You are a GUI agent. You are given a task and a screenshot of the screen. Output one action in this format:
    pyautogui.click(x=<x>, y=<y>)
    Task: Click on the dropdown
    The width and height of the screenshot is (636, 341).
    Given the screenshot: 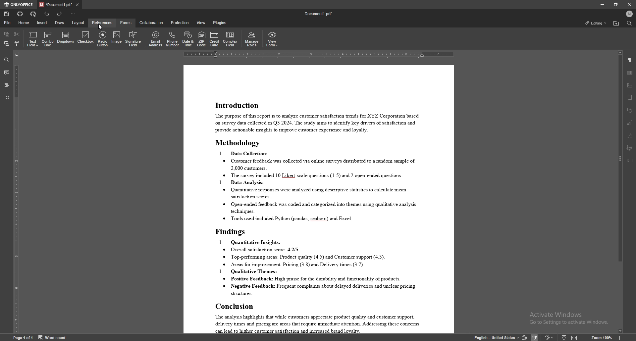 What is the action you would take?
    pyautogui.click(x=66, y=38)
    